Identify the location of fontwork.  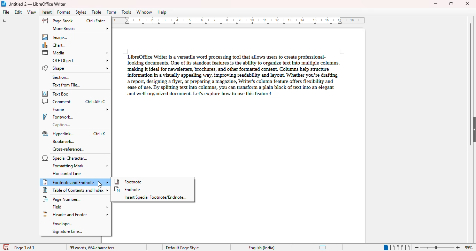
(58, 117).